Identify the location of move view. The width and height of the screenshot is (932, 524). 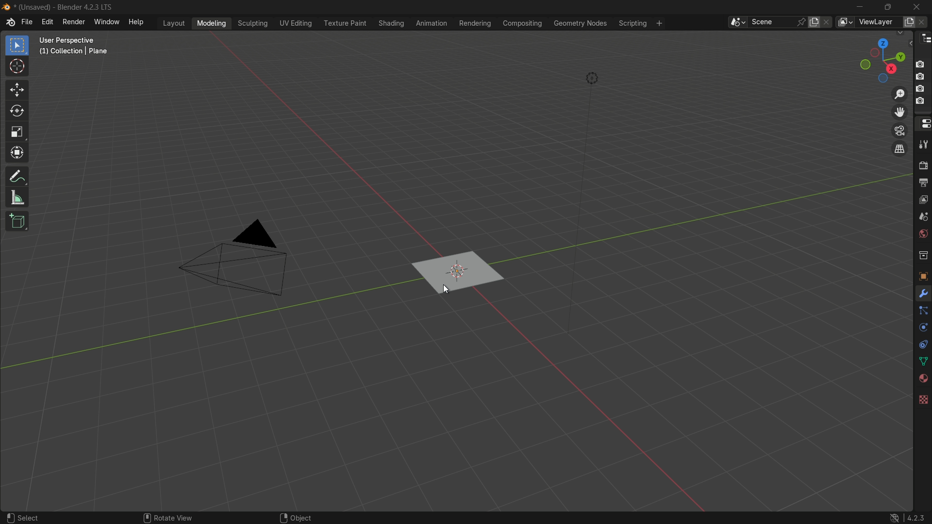
(900, 113).